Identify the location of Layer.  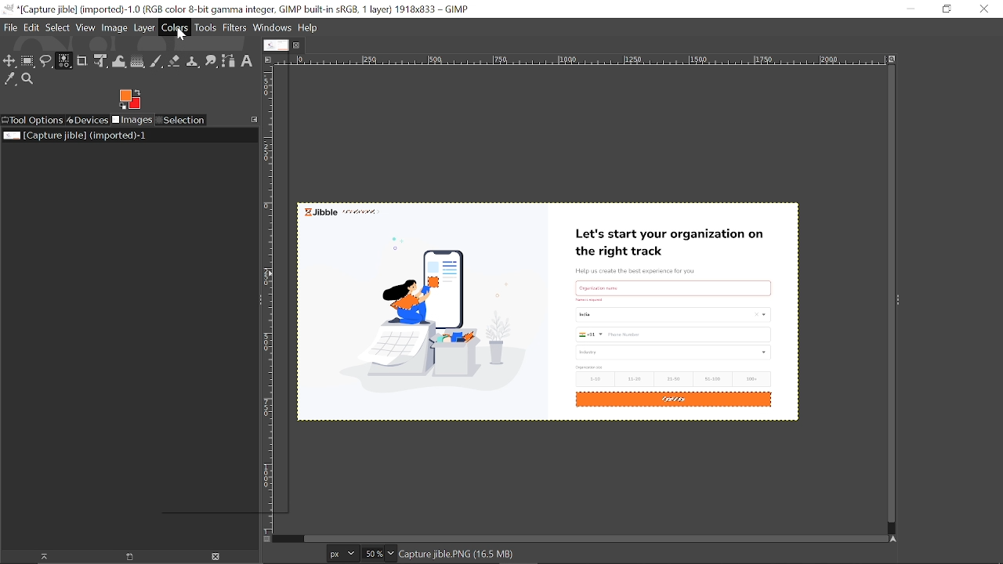
(144, 27).